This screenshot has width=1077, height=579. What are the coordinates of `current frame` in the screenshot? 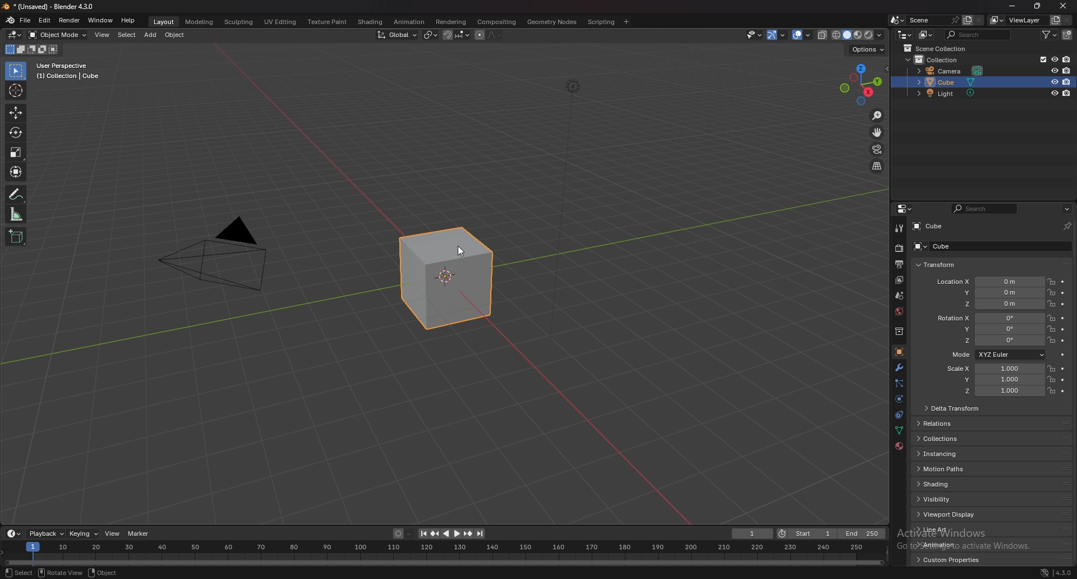 It's located at (753, 534).